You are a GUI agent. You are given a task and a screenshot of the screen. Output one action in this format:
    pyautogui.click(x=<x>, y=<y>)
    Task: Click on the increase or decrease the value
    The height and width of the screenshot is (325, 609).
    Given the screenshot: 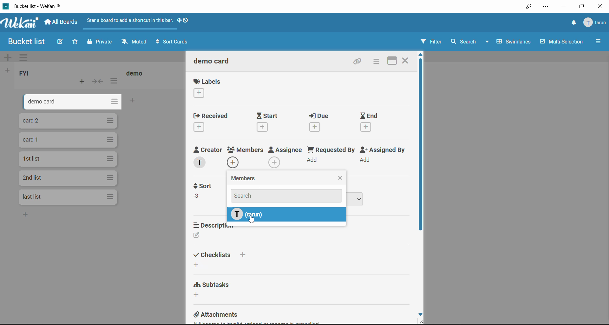 What is the action you would take?
    pyautogui.click(x=198, y=197)
    